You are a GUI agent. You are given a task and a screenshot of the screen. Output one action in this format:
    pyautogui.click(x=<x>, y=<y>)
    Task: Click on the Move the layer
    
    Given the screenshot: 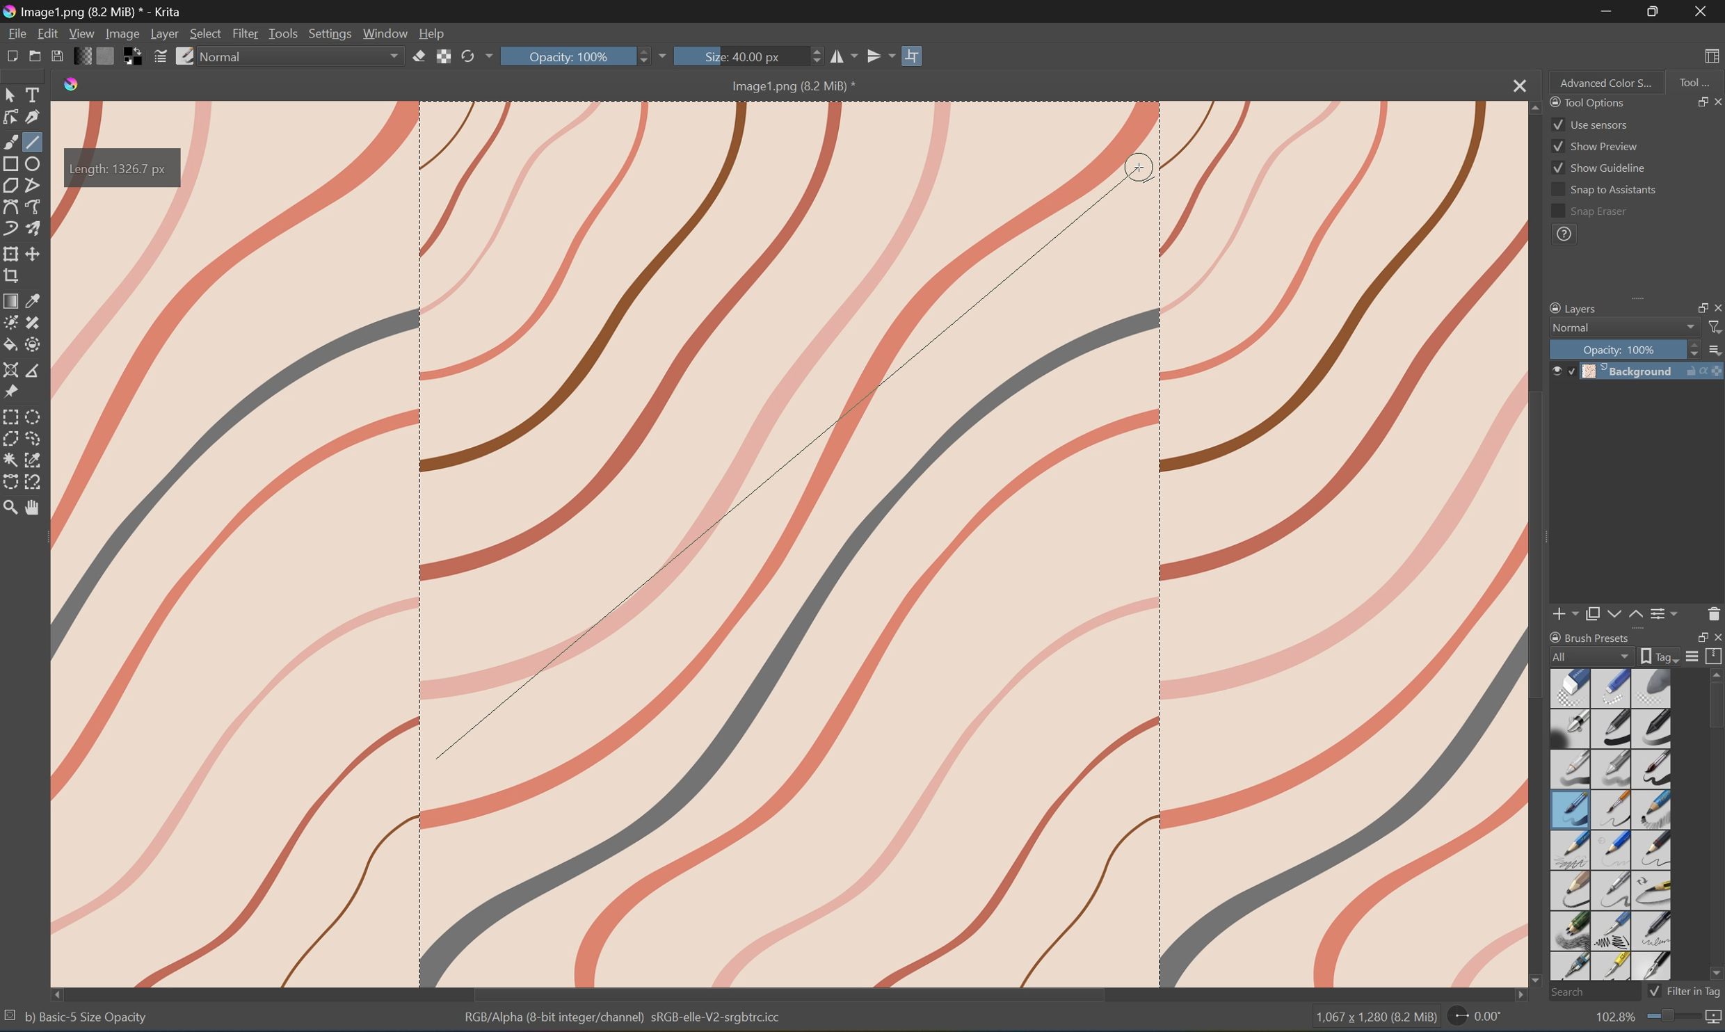 What is the action you would take?
    pyautogui.click(x=35, y=254)
    